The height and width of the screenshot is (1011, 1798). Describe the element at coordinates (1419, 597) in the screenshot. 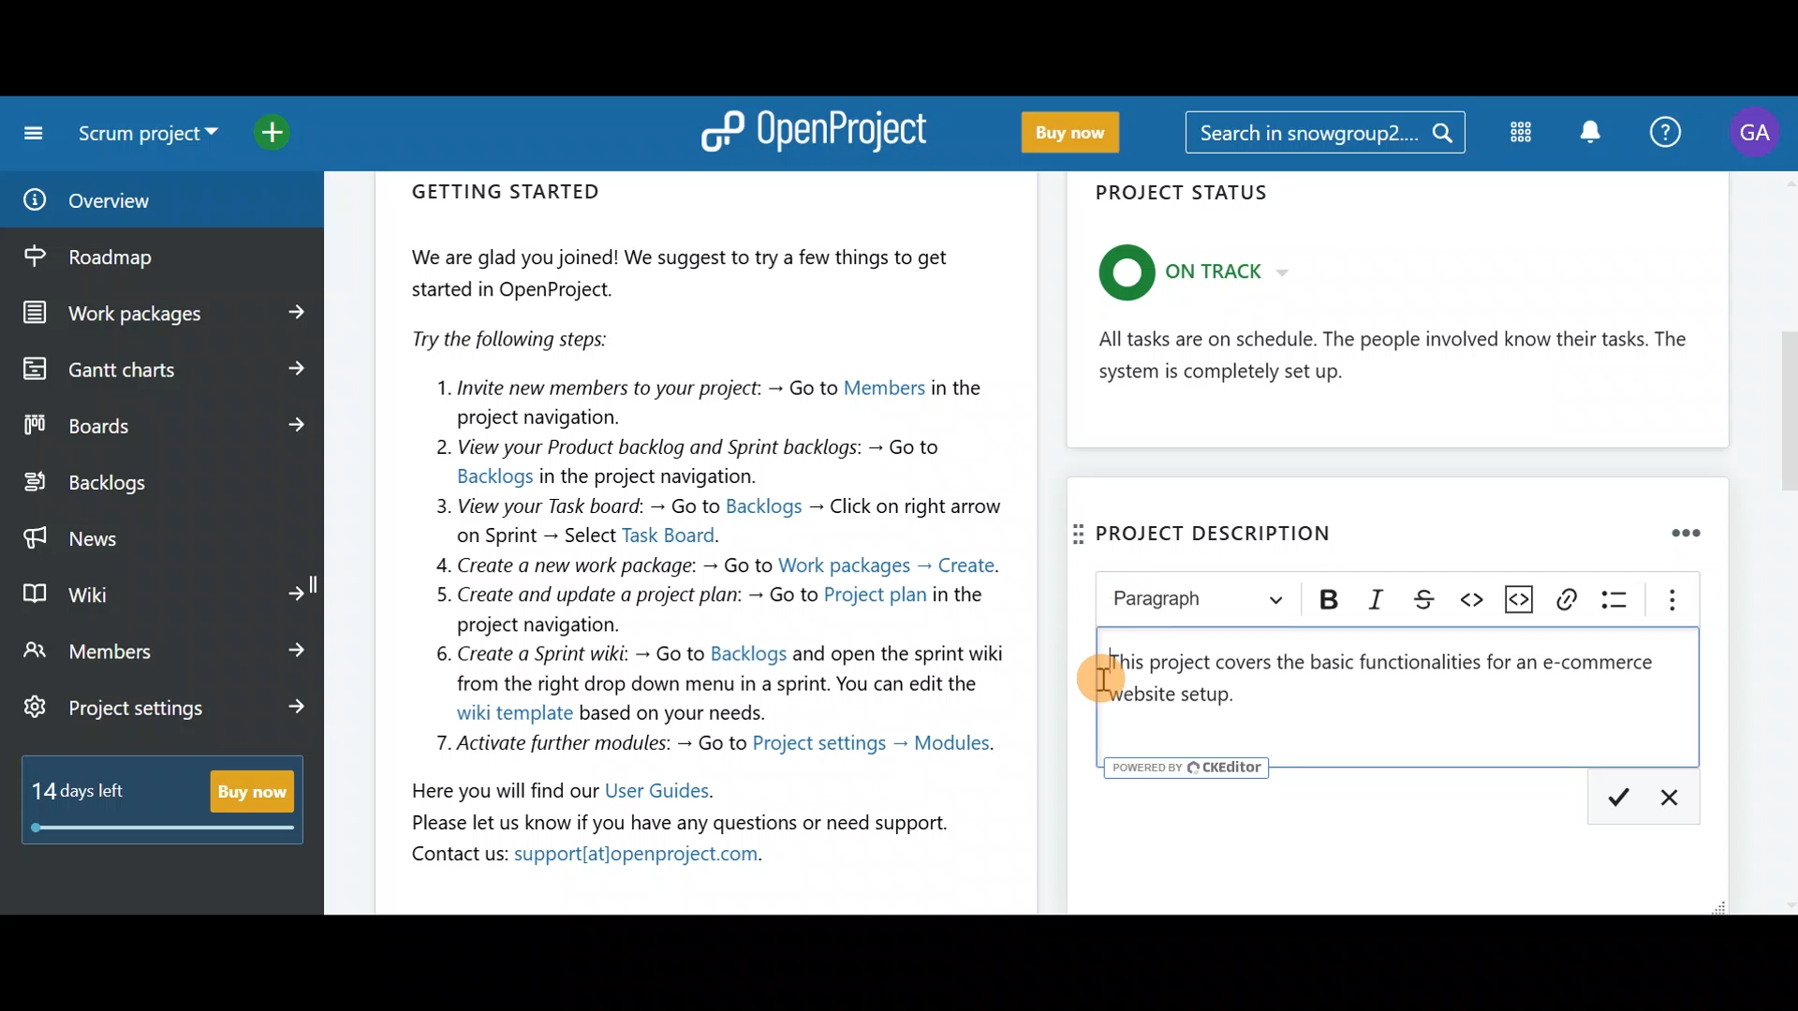

I see `Strikethrough` at that location.